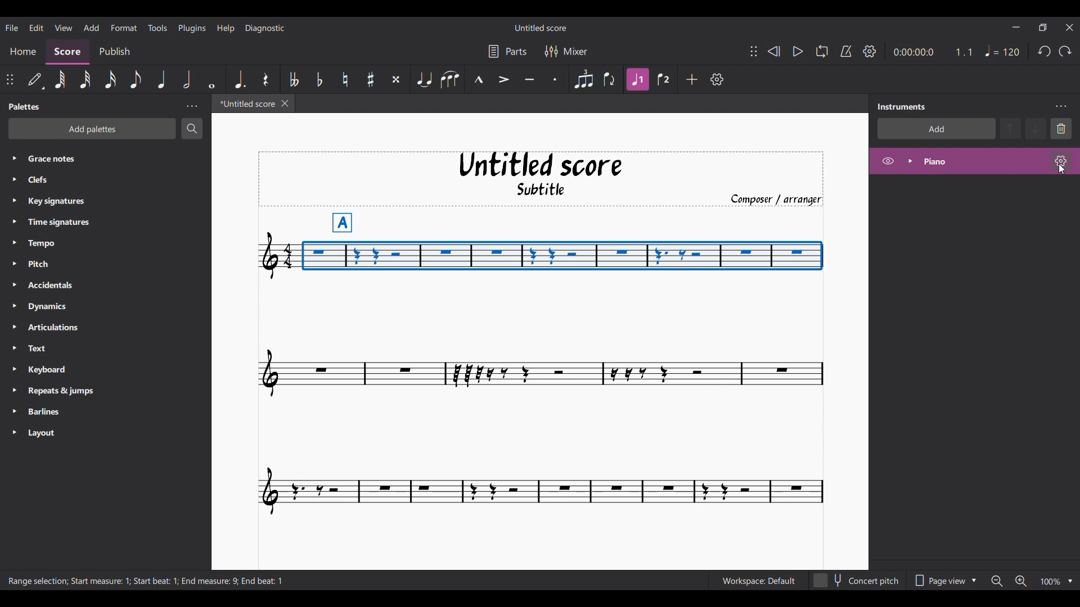 This screenshot has height=607, width=1080. Describe the element at coordinates (980, 161) in the screenshot. I see `Current instrument` at that location.